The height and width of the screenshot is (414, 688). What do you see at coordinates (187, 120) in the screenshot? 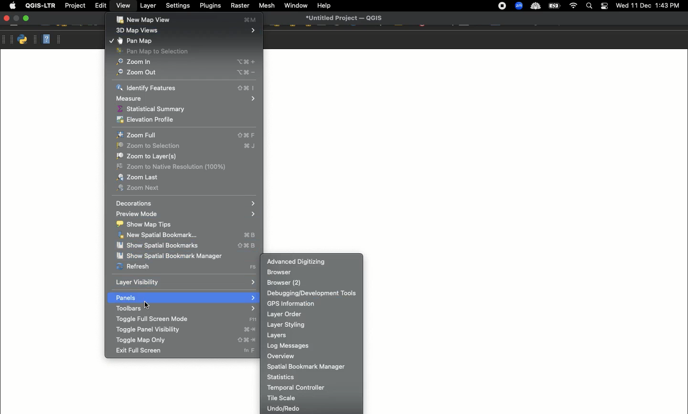
I see `Elevation profile` at bounding box center [187, 120].